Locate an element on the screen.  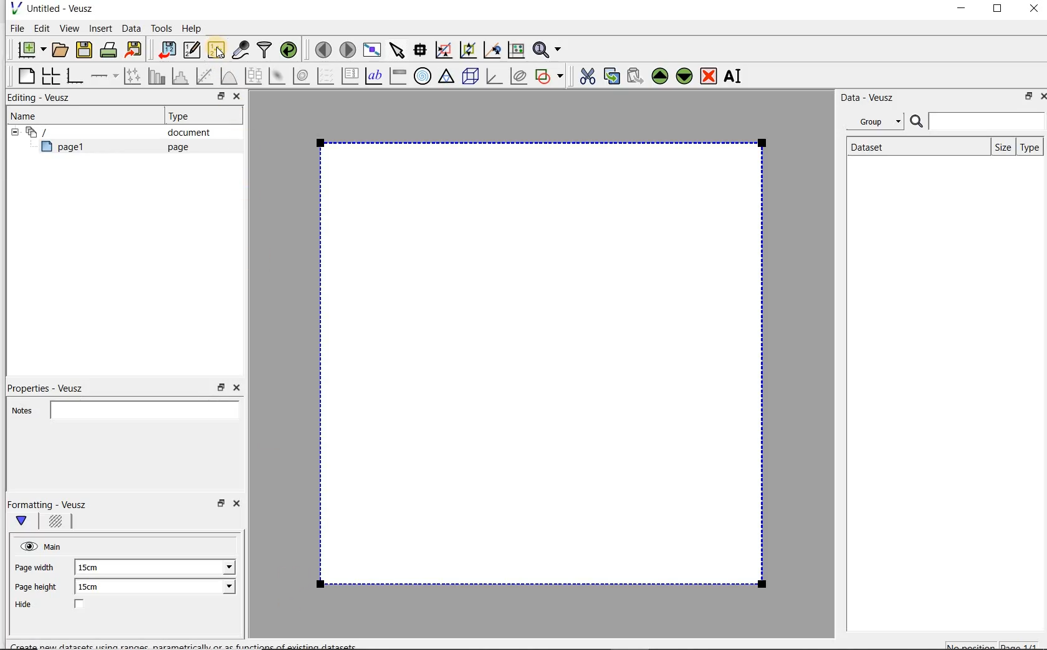
hide sub menu is located at coordinates (12, 131).